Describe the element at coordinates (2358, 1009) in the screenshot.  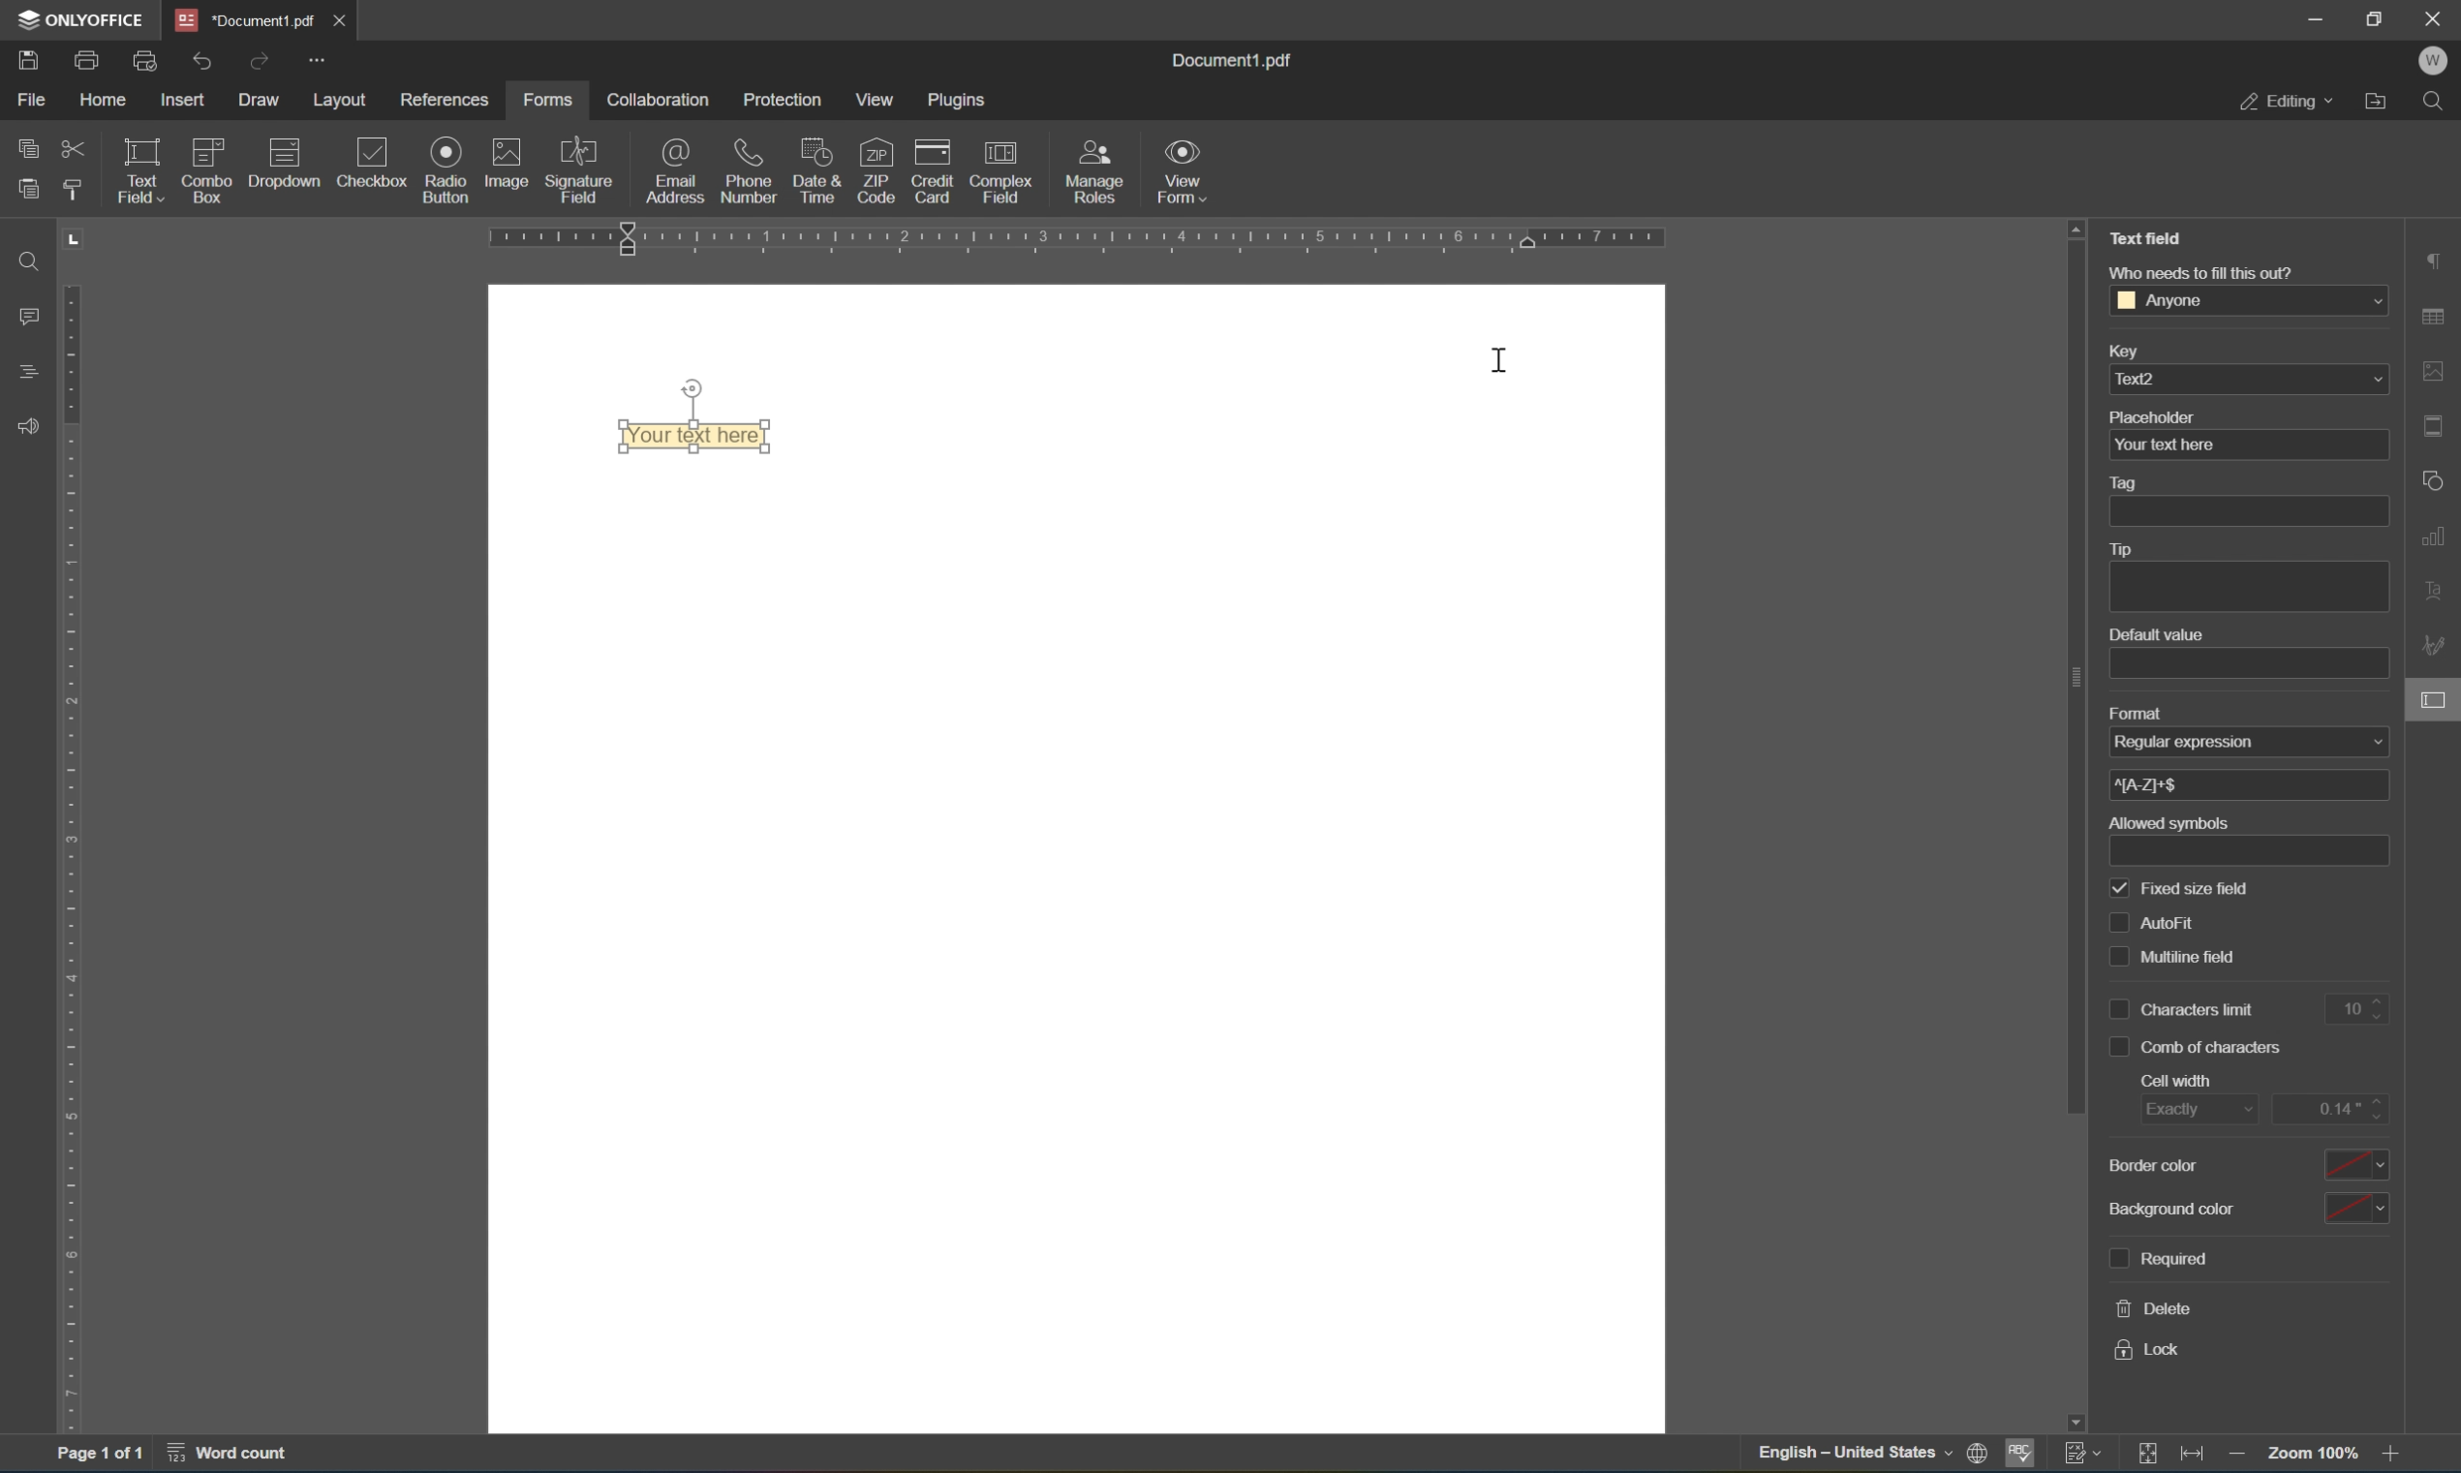
I see `10` at that location.